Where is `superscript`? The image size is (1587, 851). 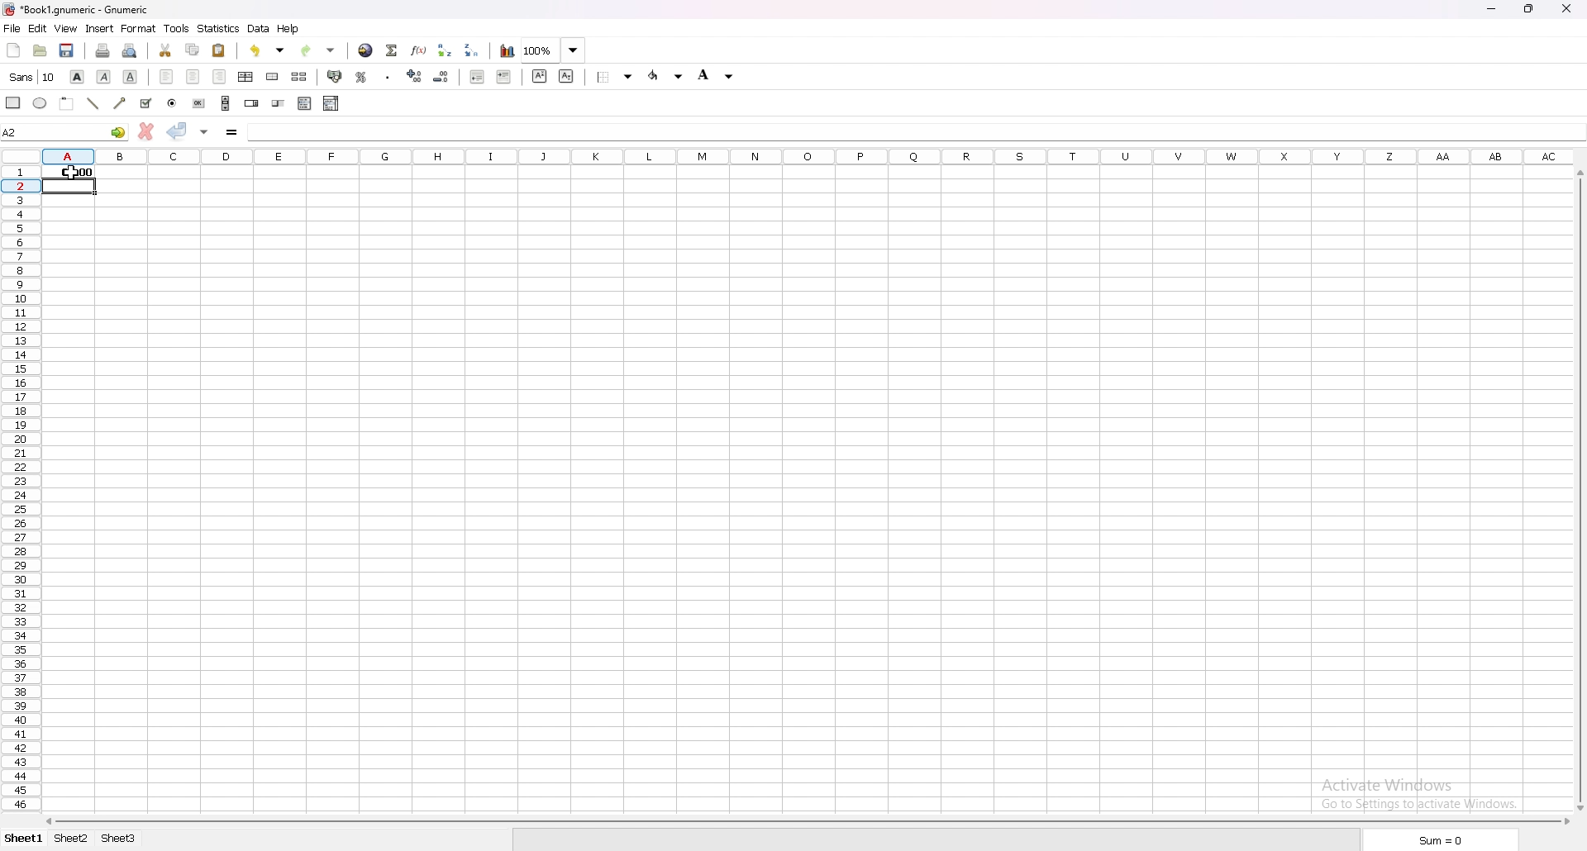 superscript is located at coordinates (539, 75).